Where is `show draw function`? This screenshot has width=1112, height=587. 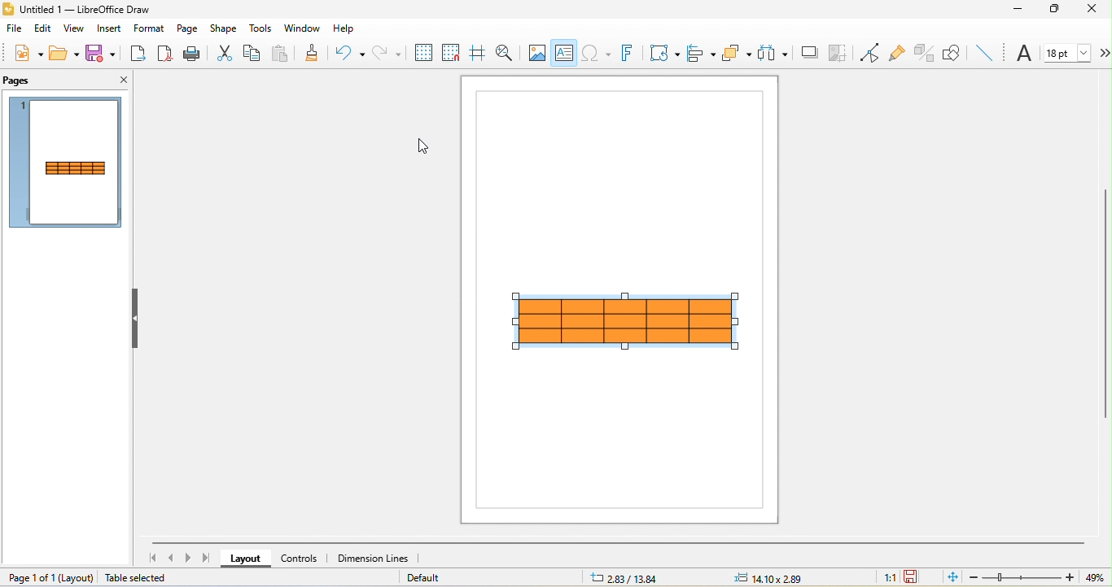
show draw function is located at coordinates (953, 52).